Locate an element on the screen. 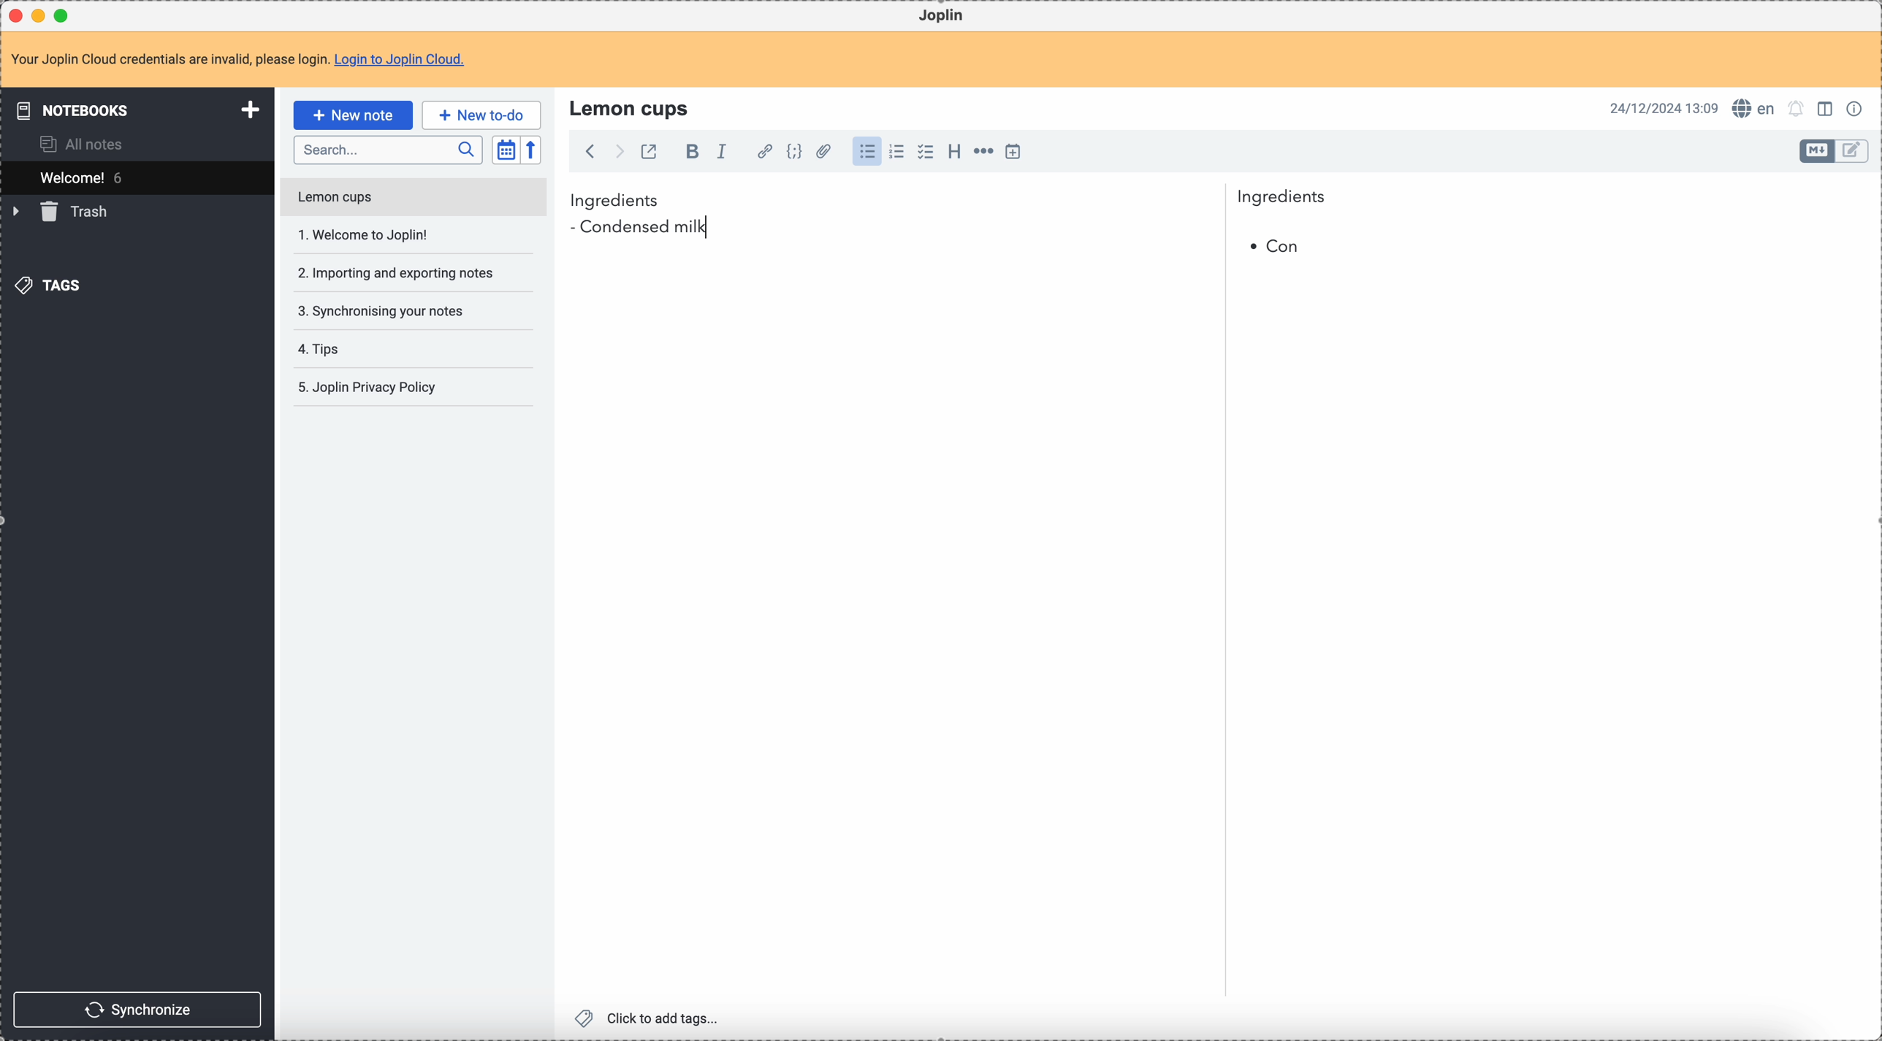 Image resolution: width=1882 pixels, height=1041 pixels. welcome to Joplin! is located at coordinates (365, 234).